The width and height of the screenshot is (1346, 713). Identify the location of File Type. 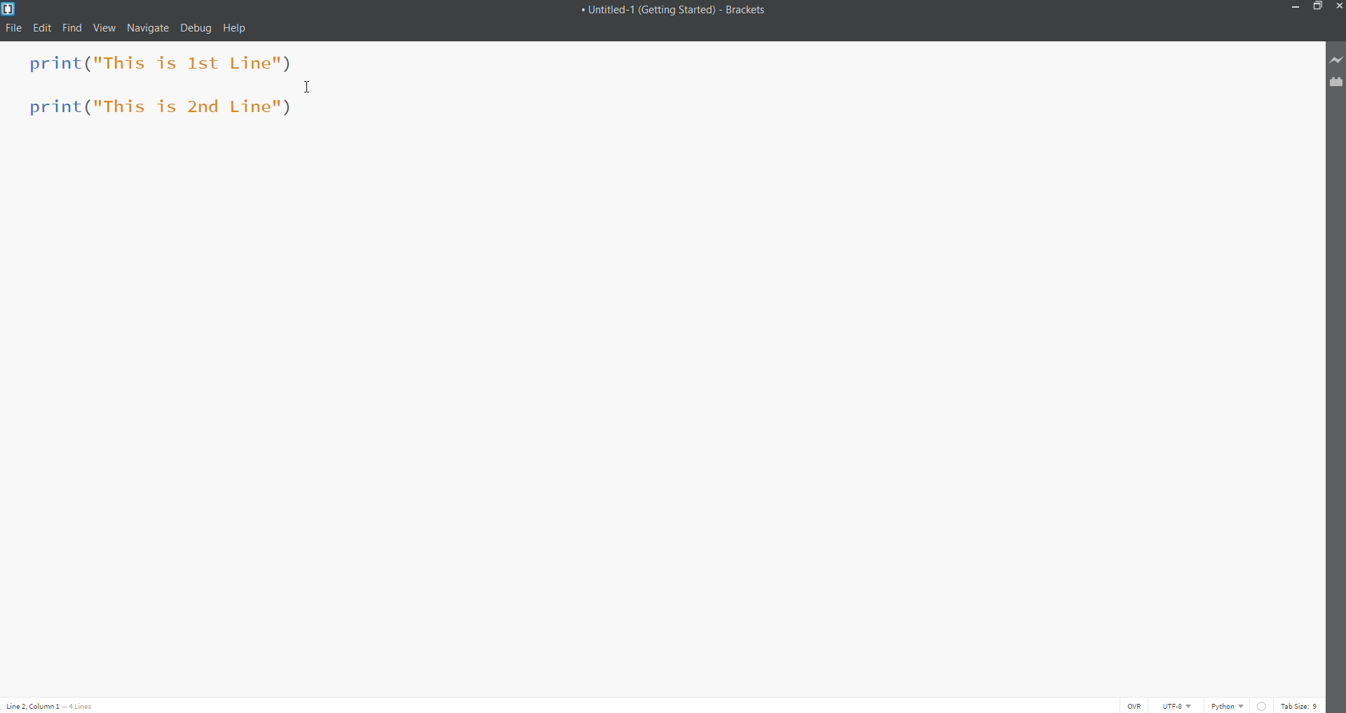
(1225, 705).